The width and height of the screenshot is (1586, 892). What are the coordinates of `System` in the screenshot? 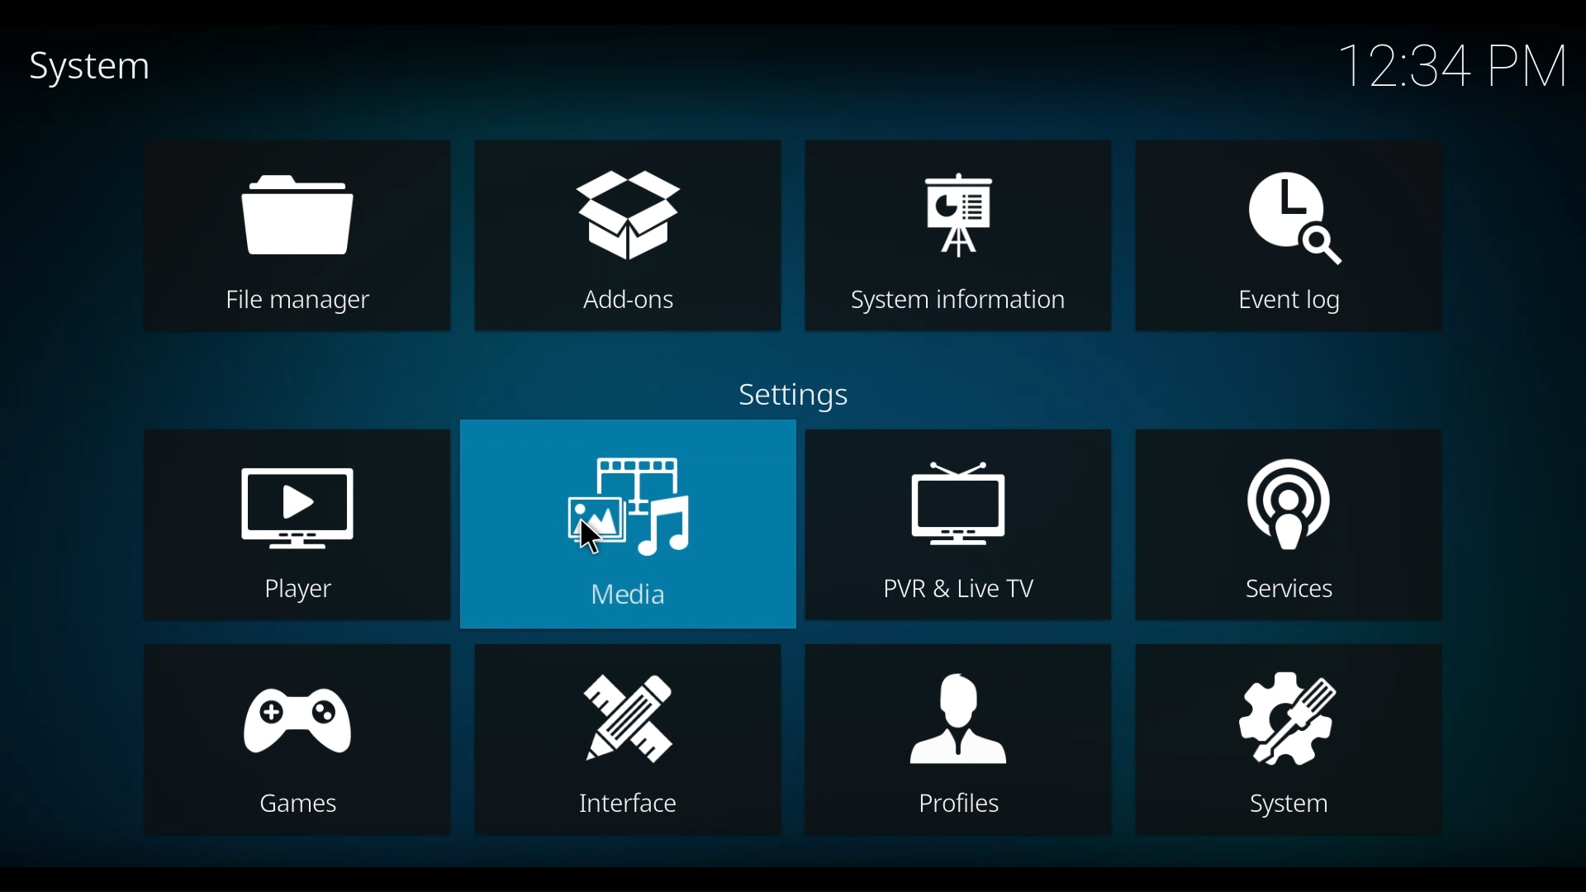 It's located at (1287, 740).